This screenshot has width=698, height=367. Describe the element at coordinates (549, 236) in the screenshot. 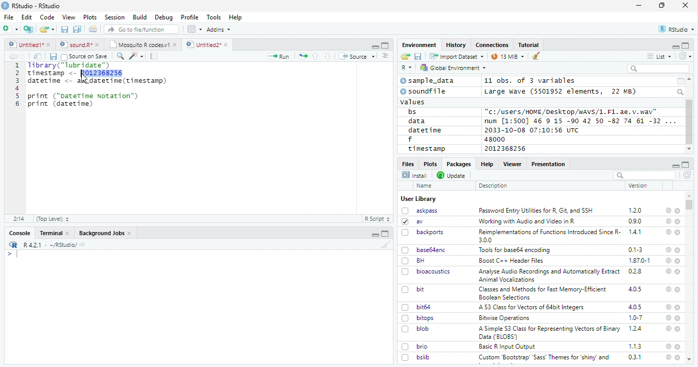

I see `Reimplementations of Functions Introduced Since R-
300` at that location.